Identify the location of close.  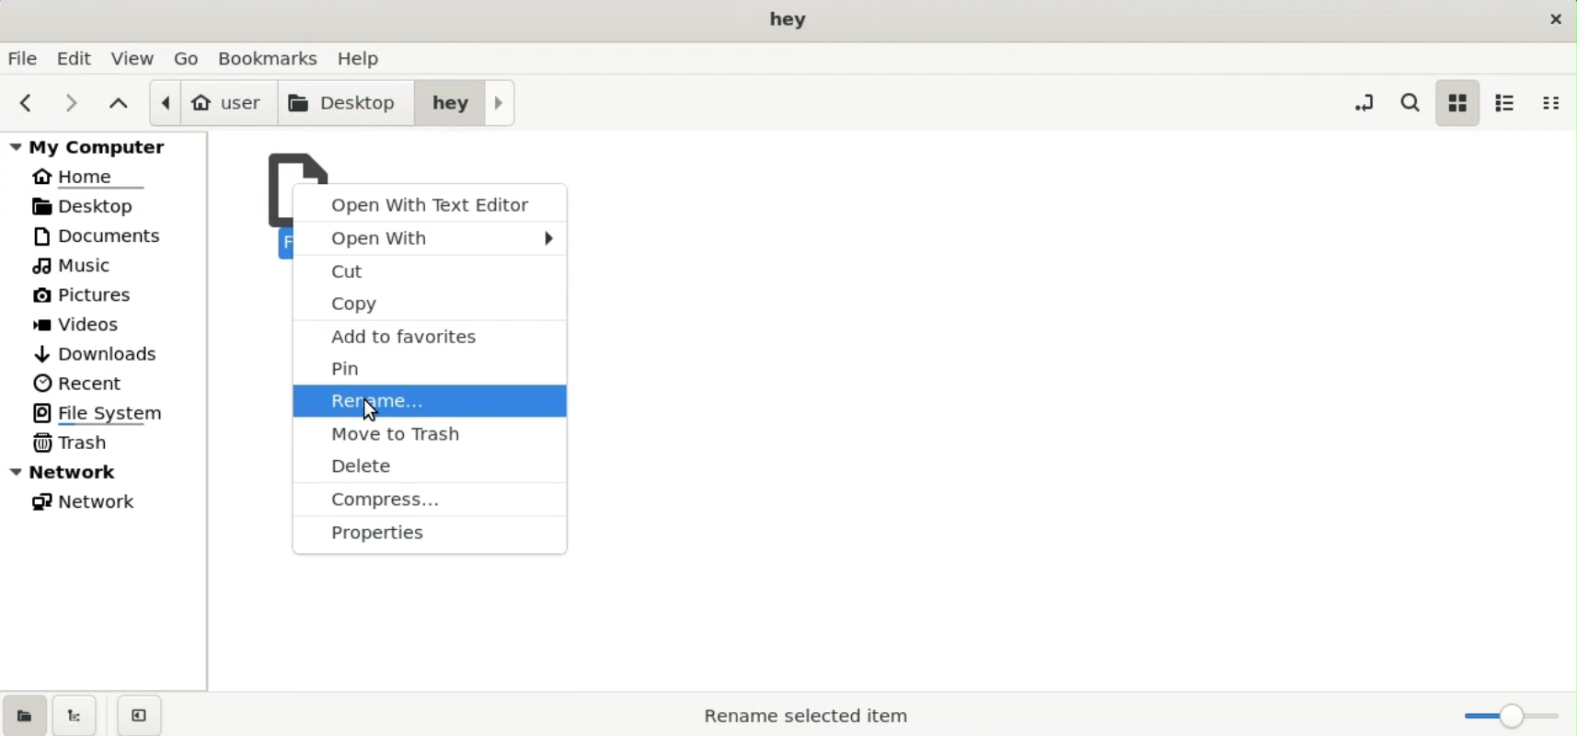
(1552, 18).